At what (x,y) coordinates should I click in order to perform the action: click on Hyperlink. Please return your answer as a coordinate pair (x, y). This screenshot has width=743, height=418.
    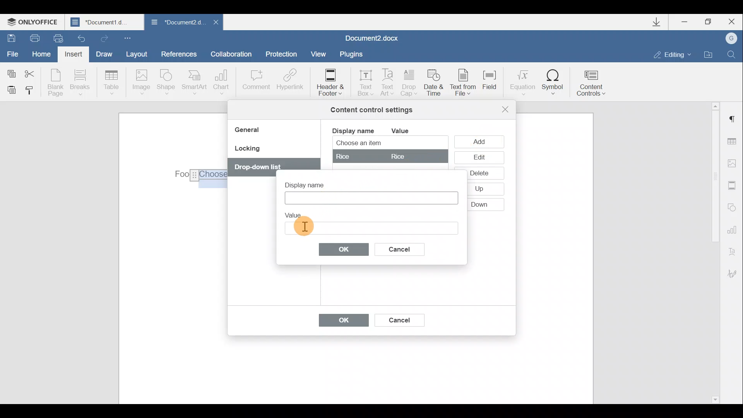
    Looking at the image, I should click on (288, 81).